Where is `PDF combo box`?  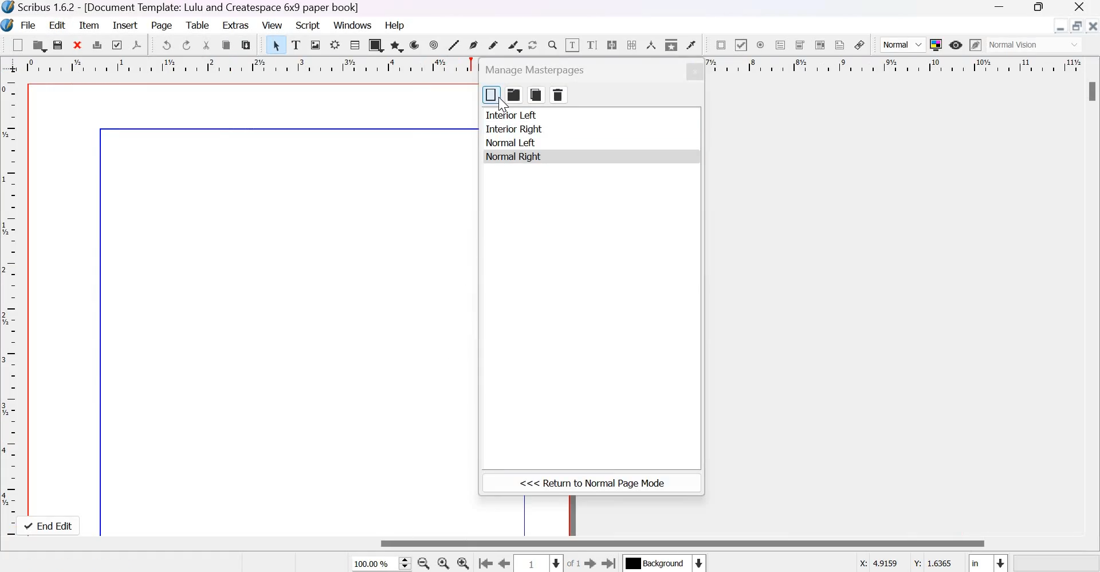 PDF combo box is located at coordinates (800, 45).